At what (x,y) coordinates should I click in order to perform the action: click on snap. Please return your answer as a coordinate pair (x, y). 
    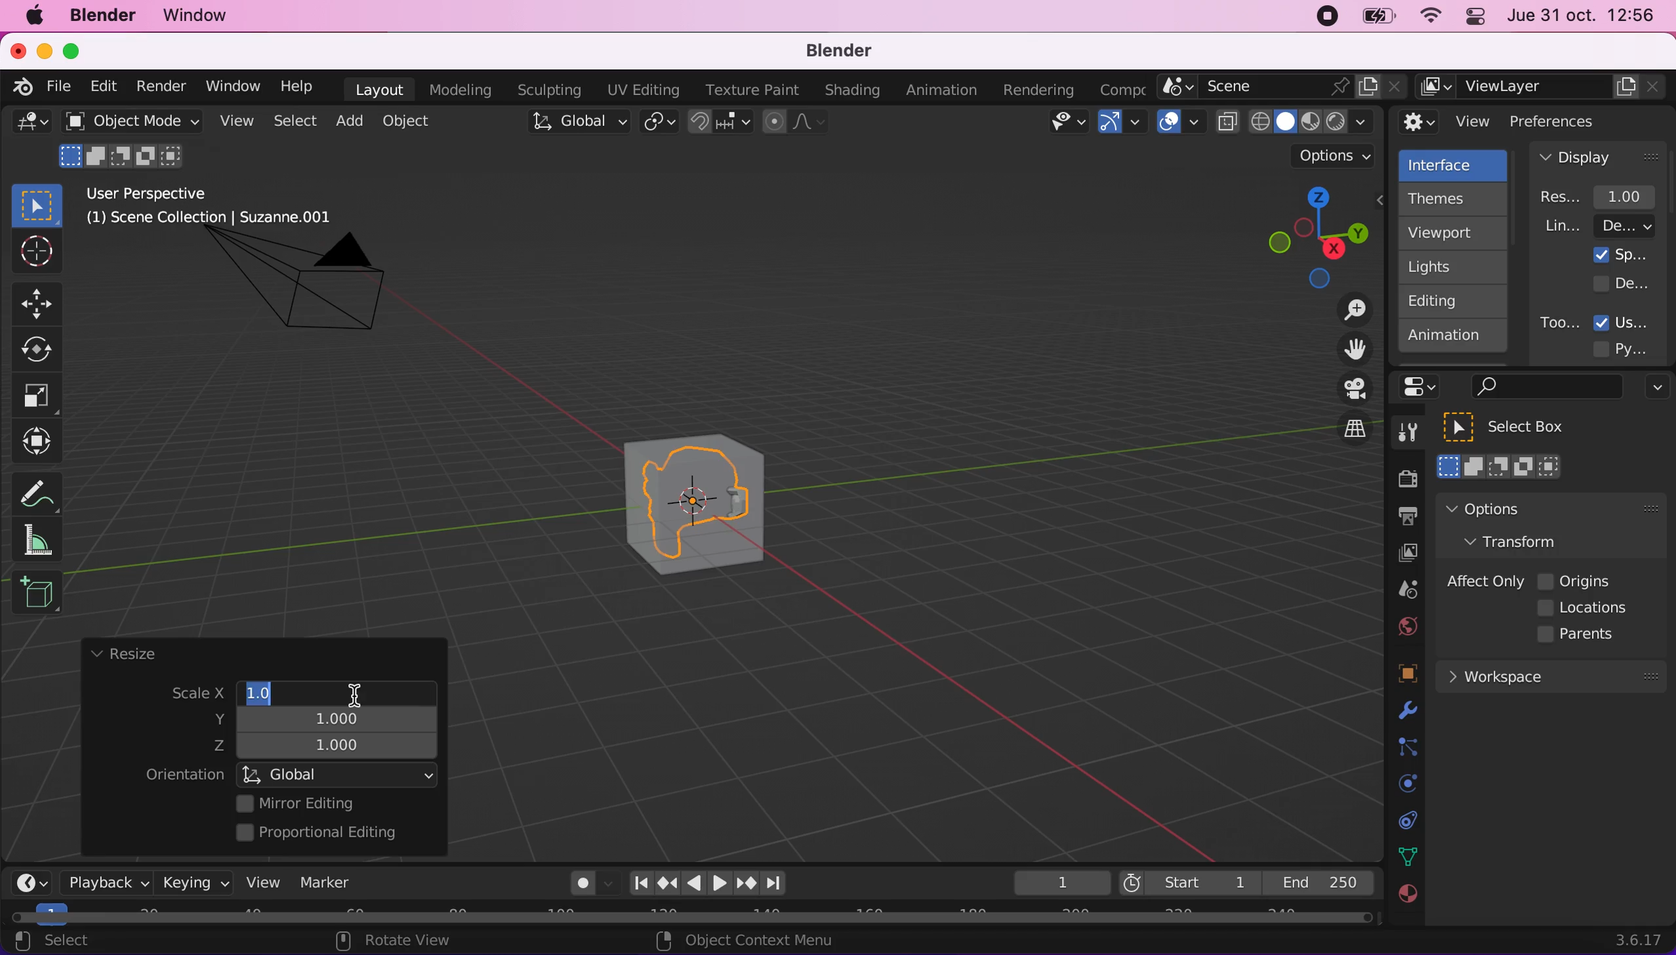
    Looking at the image, I should click on (722, 122).